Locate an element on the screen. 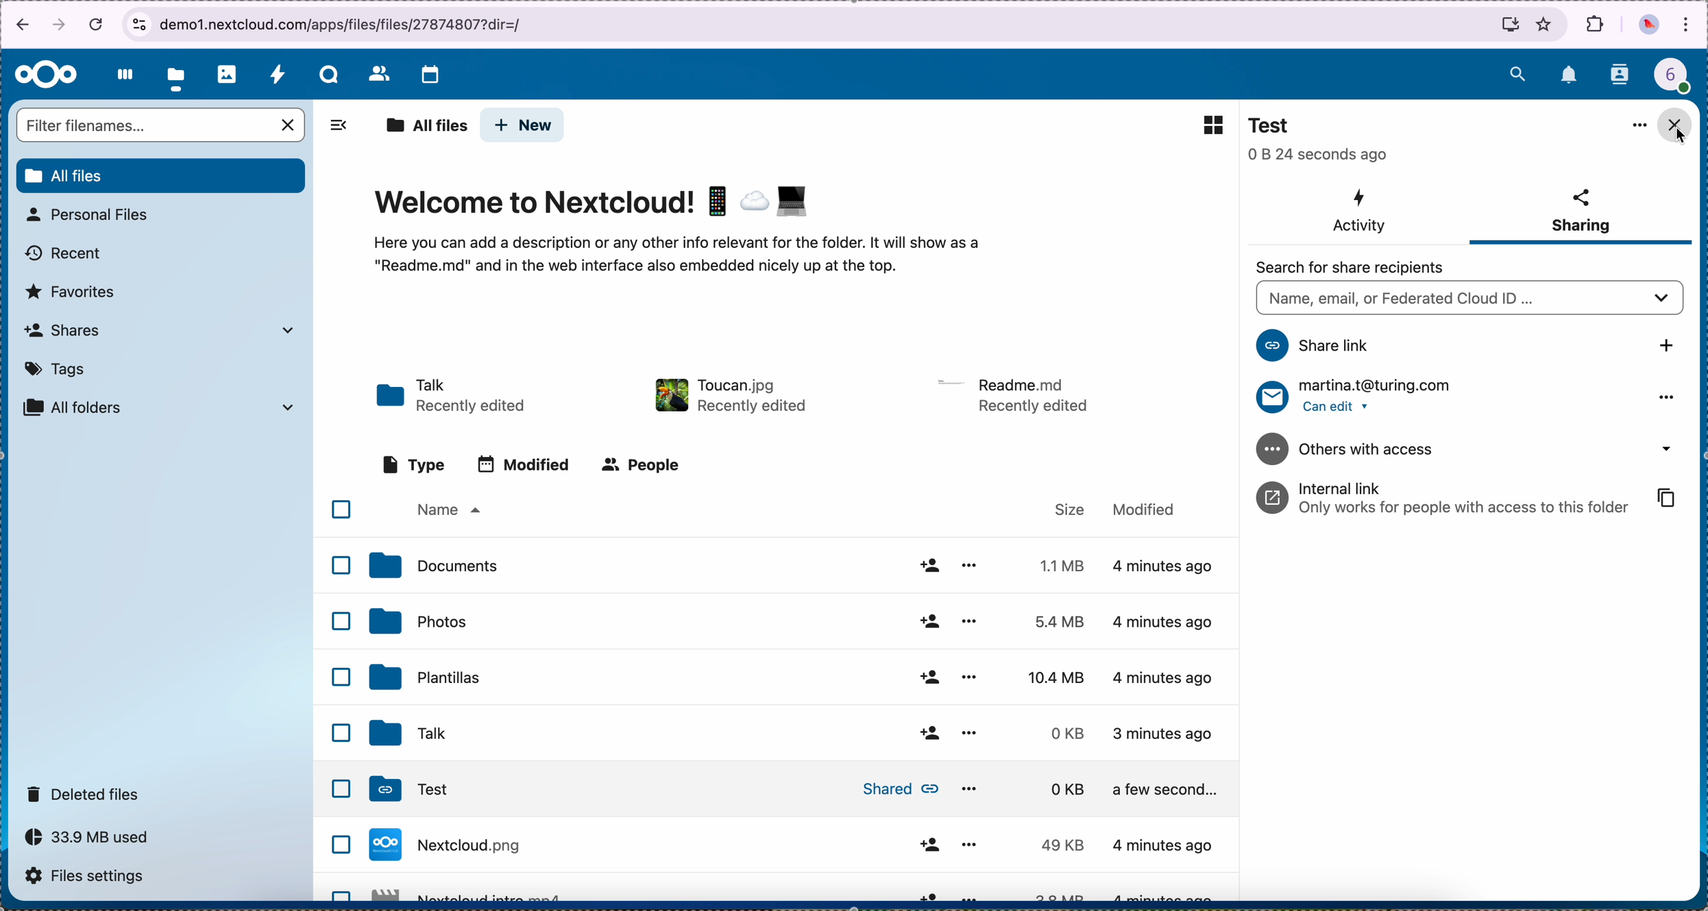 The height and width of the screenshot is (911, 1708). contacts is located at coordinates (378, 73).